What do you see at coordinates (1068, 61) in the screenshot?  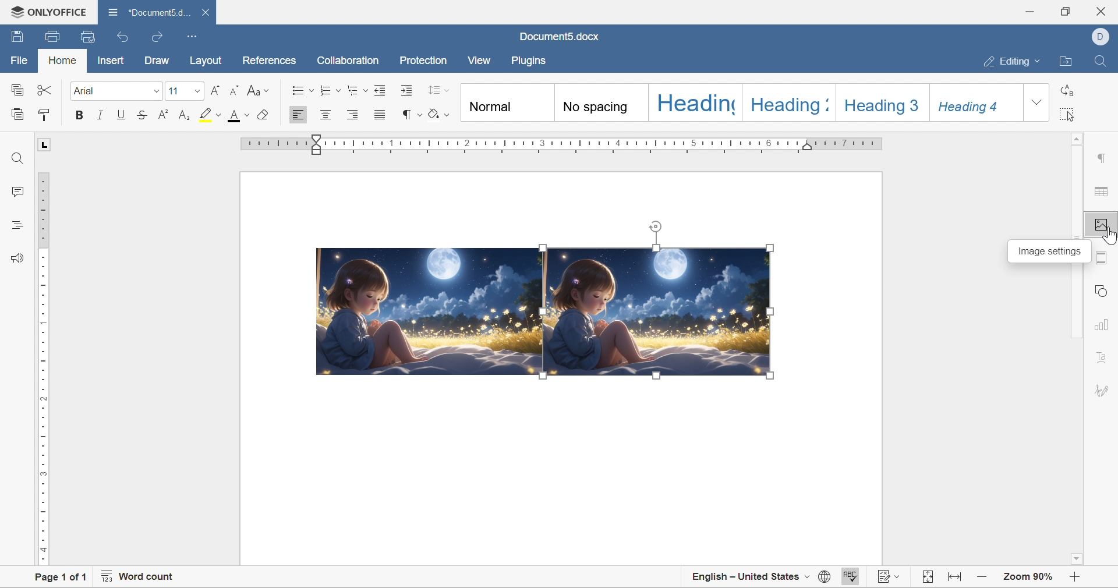 I see `open file location` at bounding box center [1068, 61].